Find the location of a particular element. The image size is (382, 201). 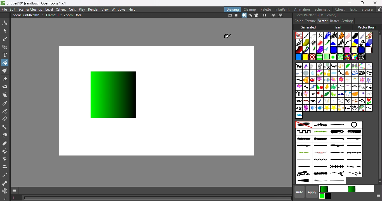

small_brush4 is located at coordinates (321, 167).